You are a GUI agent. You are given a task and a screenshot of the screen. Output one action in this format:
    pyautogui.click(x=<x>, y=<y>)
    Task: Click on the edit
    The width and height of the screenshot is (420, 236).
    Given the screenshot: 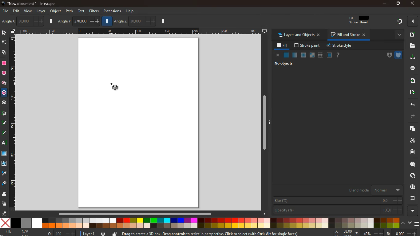 What is the action you would take?
    pyautogui.click(x=18, y=12)
    